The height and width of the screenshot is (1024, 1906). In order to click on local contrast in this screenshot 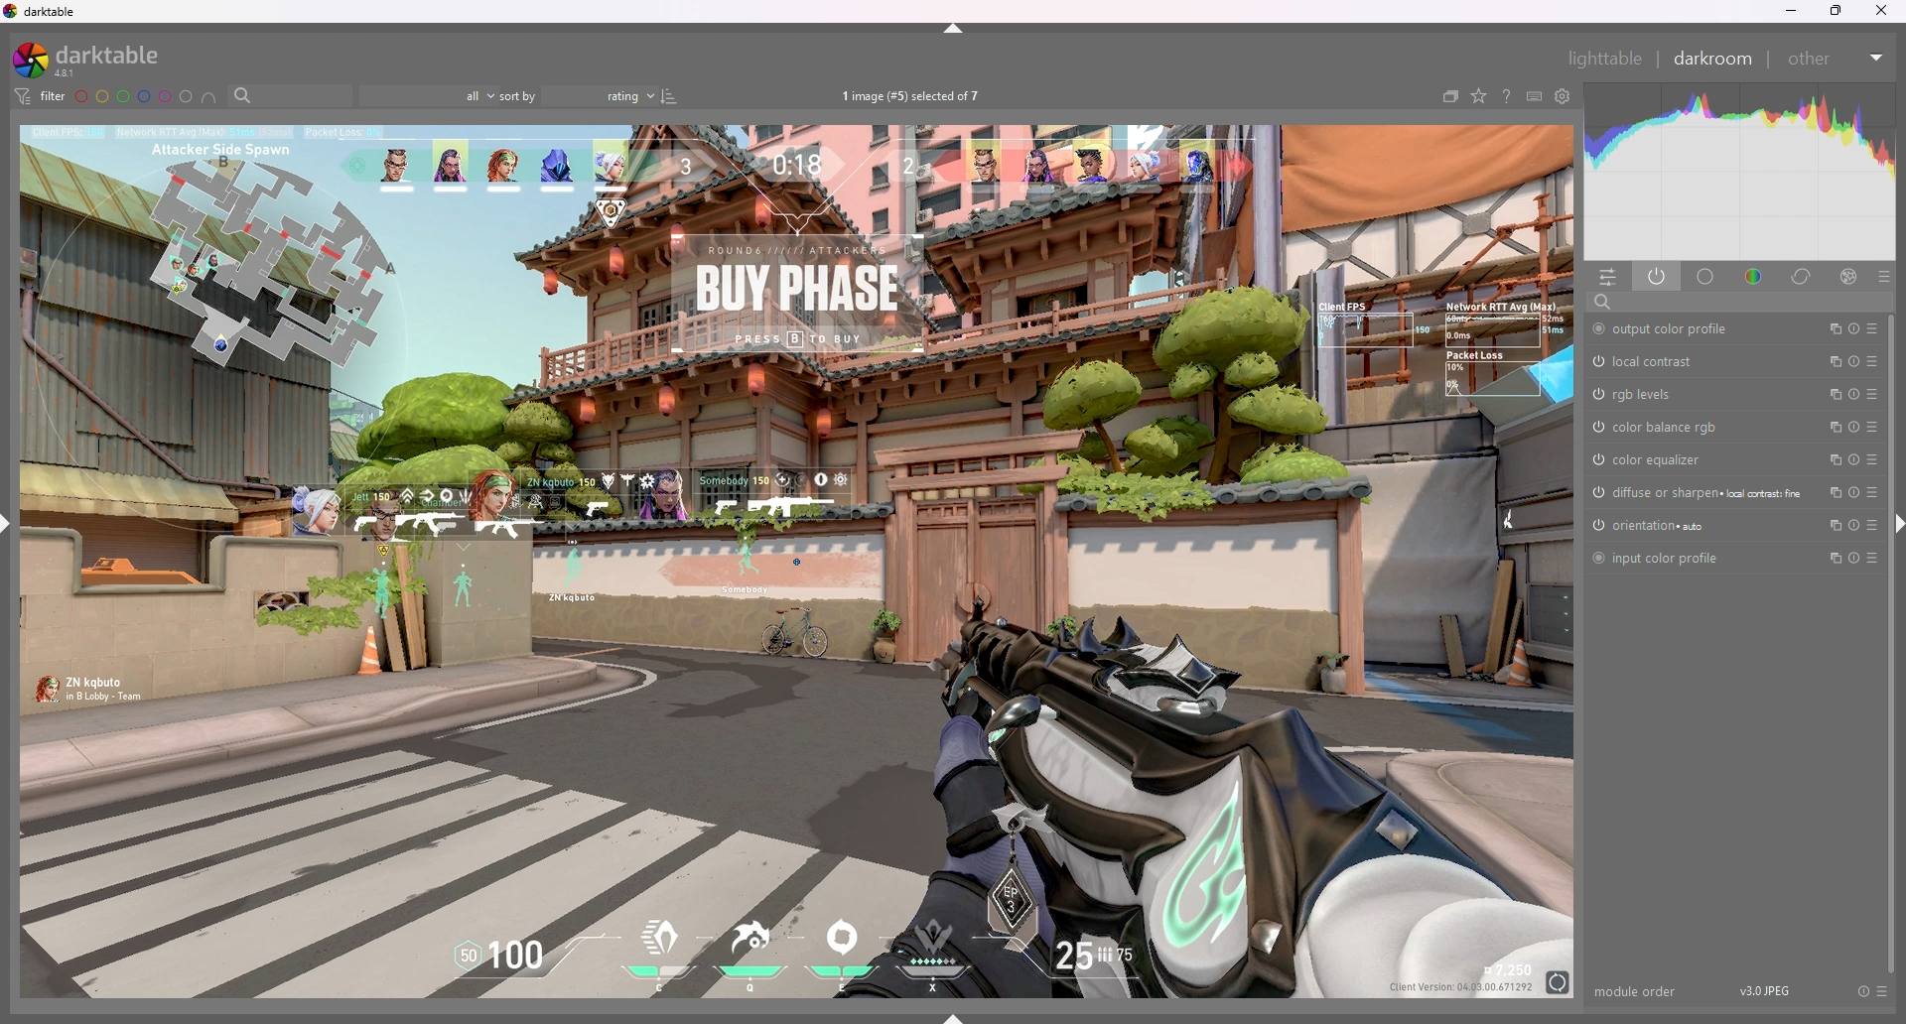, I will do `click(1650, 361)`.